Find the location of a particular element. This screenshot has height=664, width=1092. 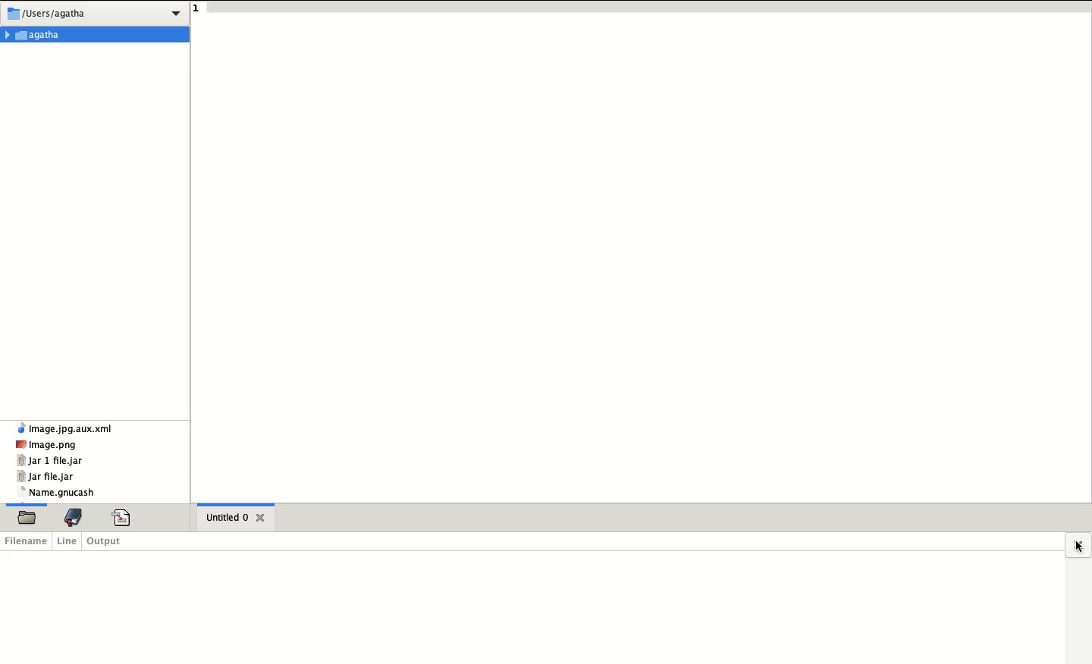

jar 1 file.jar is located at coordinates (52, 460).